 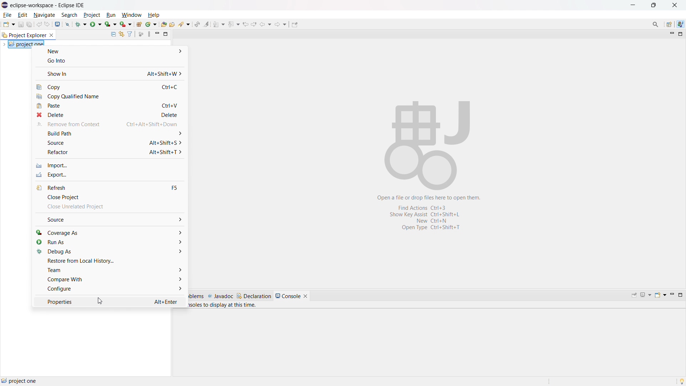 What do you see at coordinates (166, 34) in the screenshot?
I see `maximize` at bounding box center [166, 34].